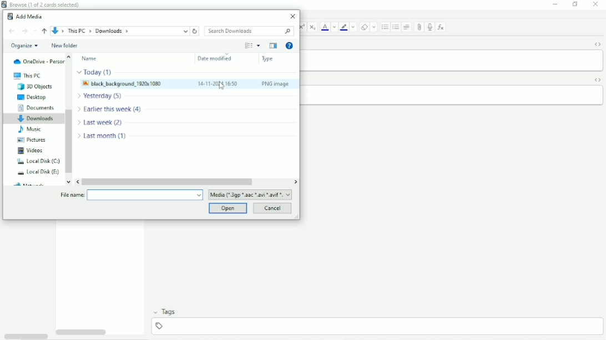  What do you see at coordinates (396, 27) in the screenshot?
I see `Ordered list` at bounding box center [396, 27].